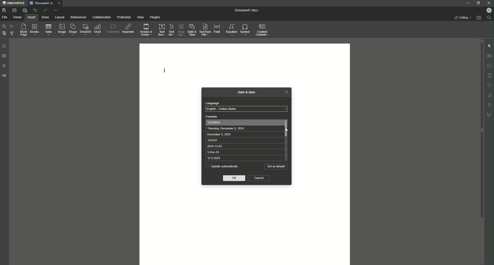 This screenshot has width=494, height=265. What do you see at coordinates (212, 140) in the screenshot?
I see `12/5/24` at bounding box center [212, 140].